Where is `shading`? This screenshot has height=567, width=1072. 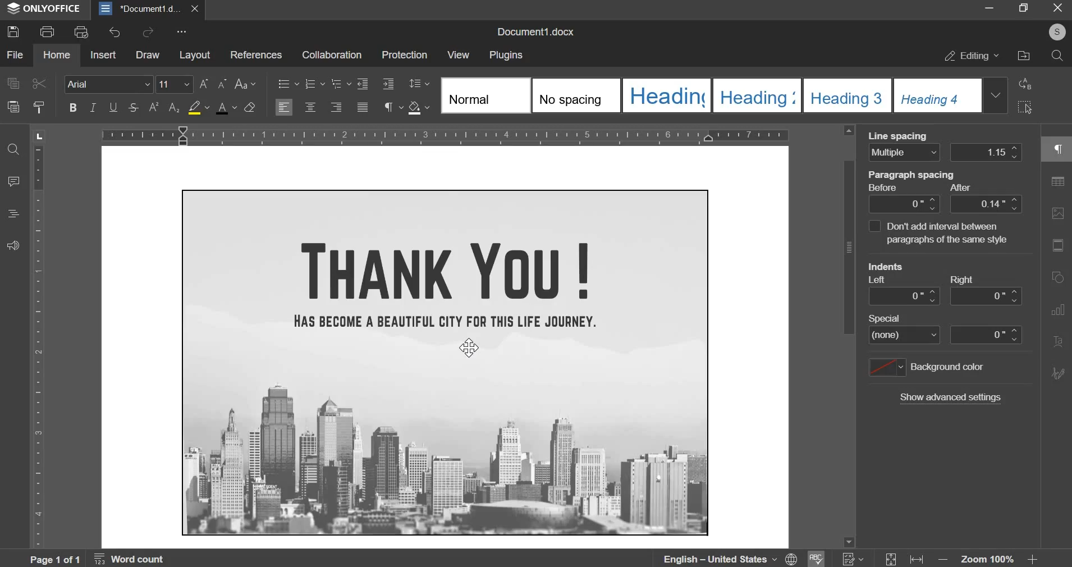 shading is located at coordinates (419, 108).